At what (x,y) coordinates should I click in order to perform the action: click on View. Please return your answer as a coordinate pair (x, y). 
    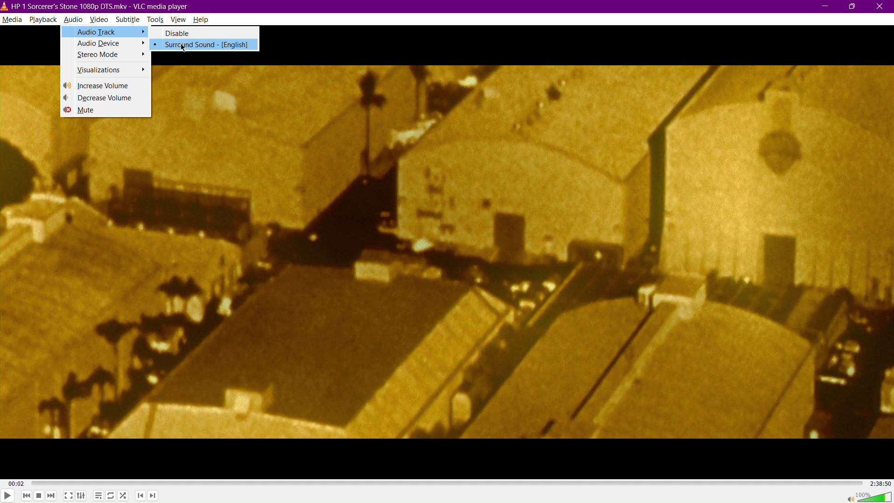
    Looking at the image, I should click on (180, 20).